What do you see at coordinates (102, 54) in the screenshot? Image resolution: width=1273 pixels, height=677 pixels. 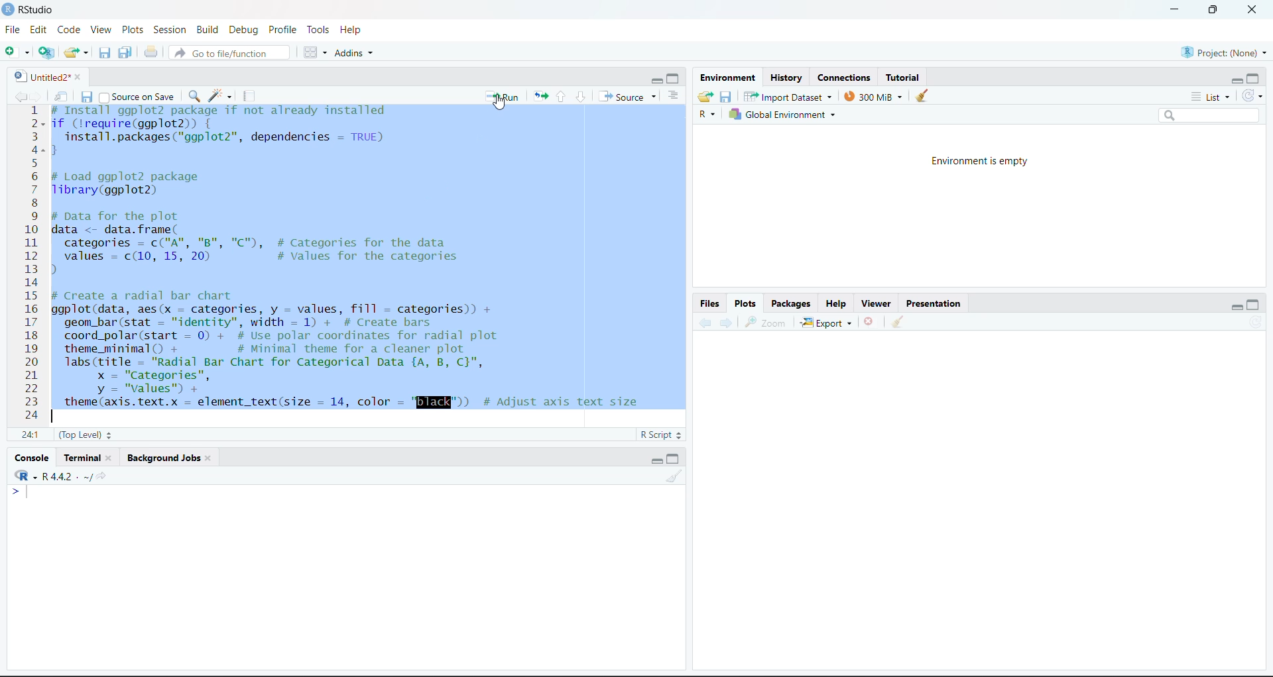 I see `save current document` at bounding box center [102, 54].